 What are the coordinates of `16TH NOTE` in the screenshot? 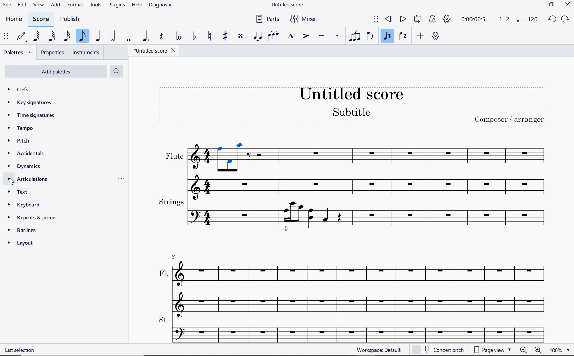 It's located at (67, 36).